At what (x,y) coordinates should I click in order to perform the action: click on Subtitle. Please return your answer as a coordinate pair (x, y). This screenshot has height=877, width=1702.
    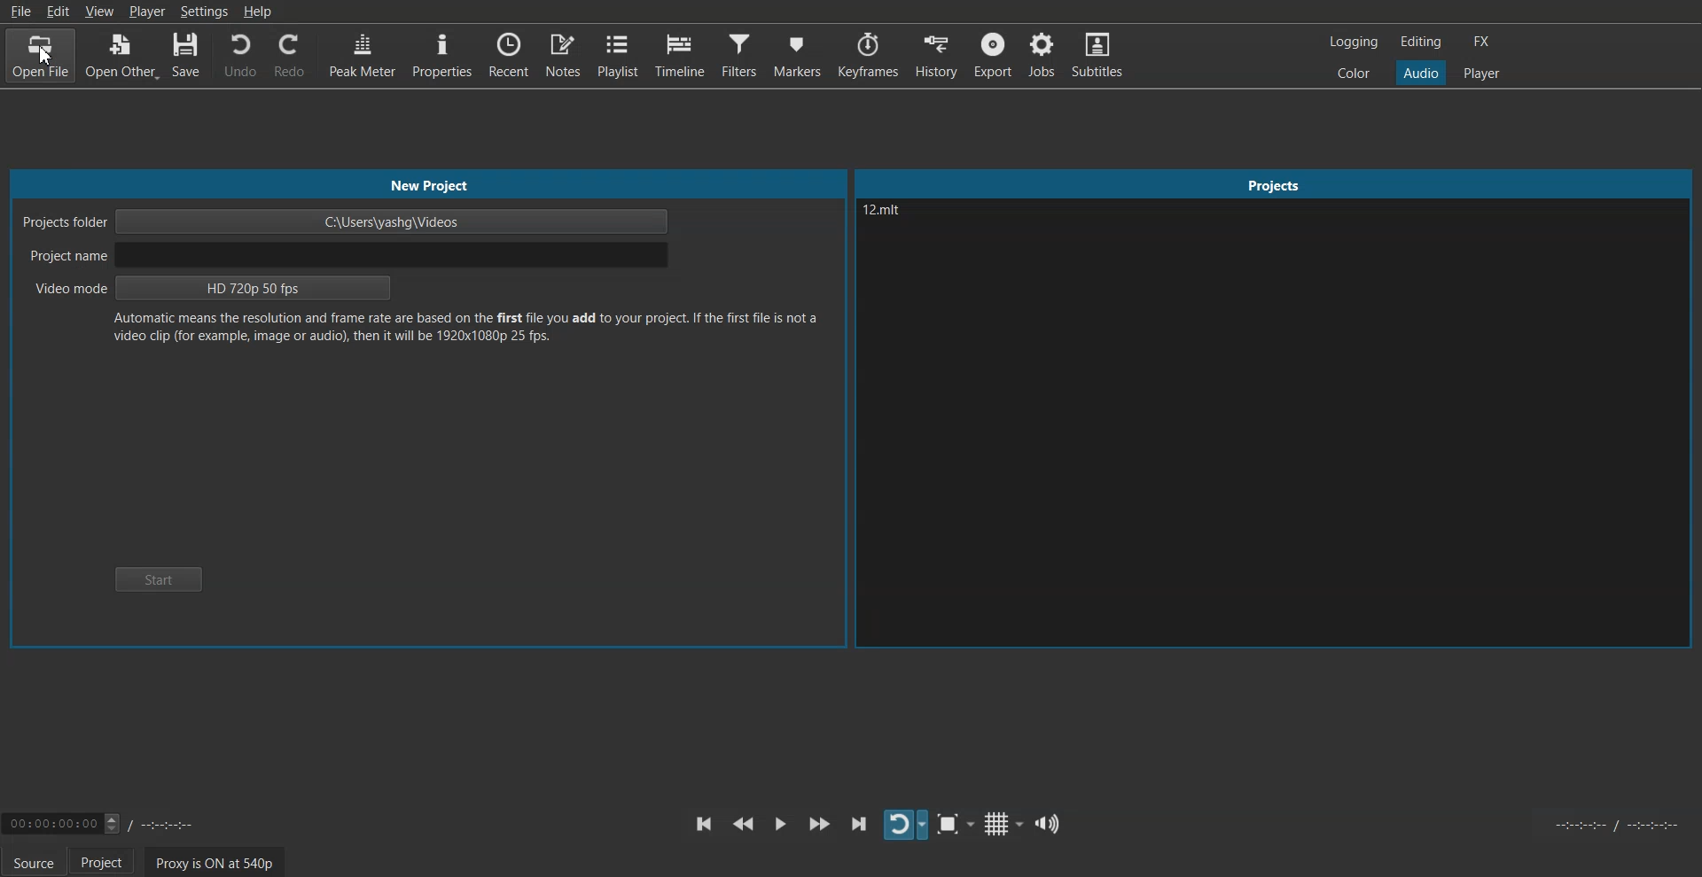
    Looking at the image, I should click on (1098, 54).